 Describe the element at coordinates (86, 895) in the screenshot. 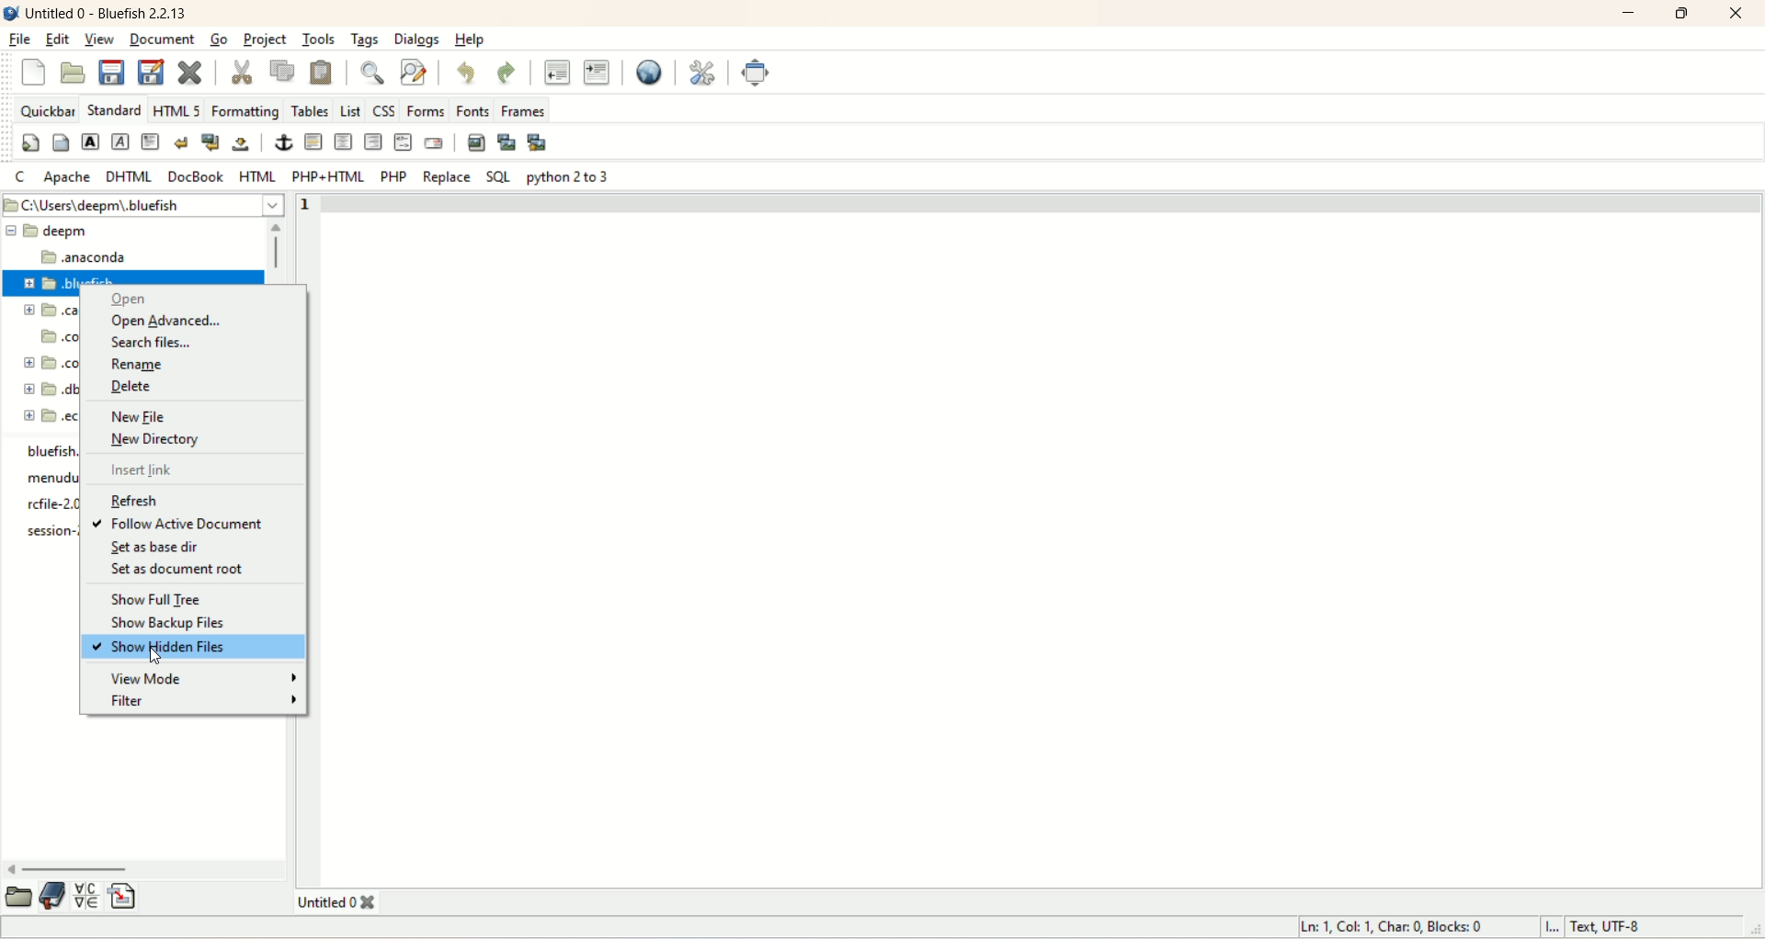

I see `insert special character` at that location.